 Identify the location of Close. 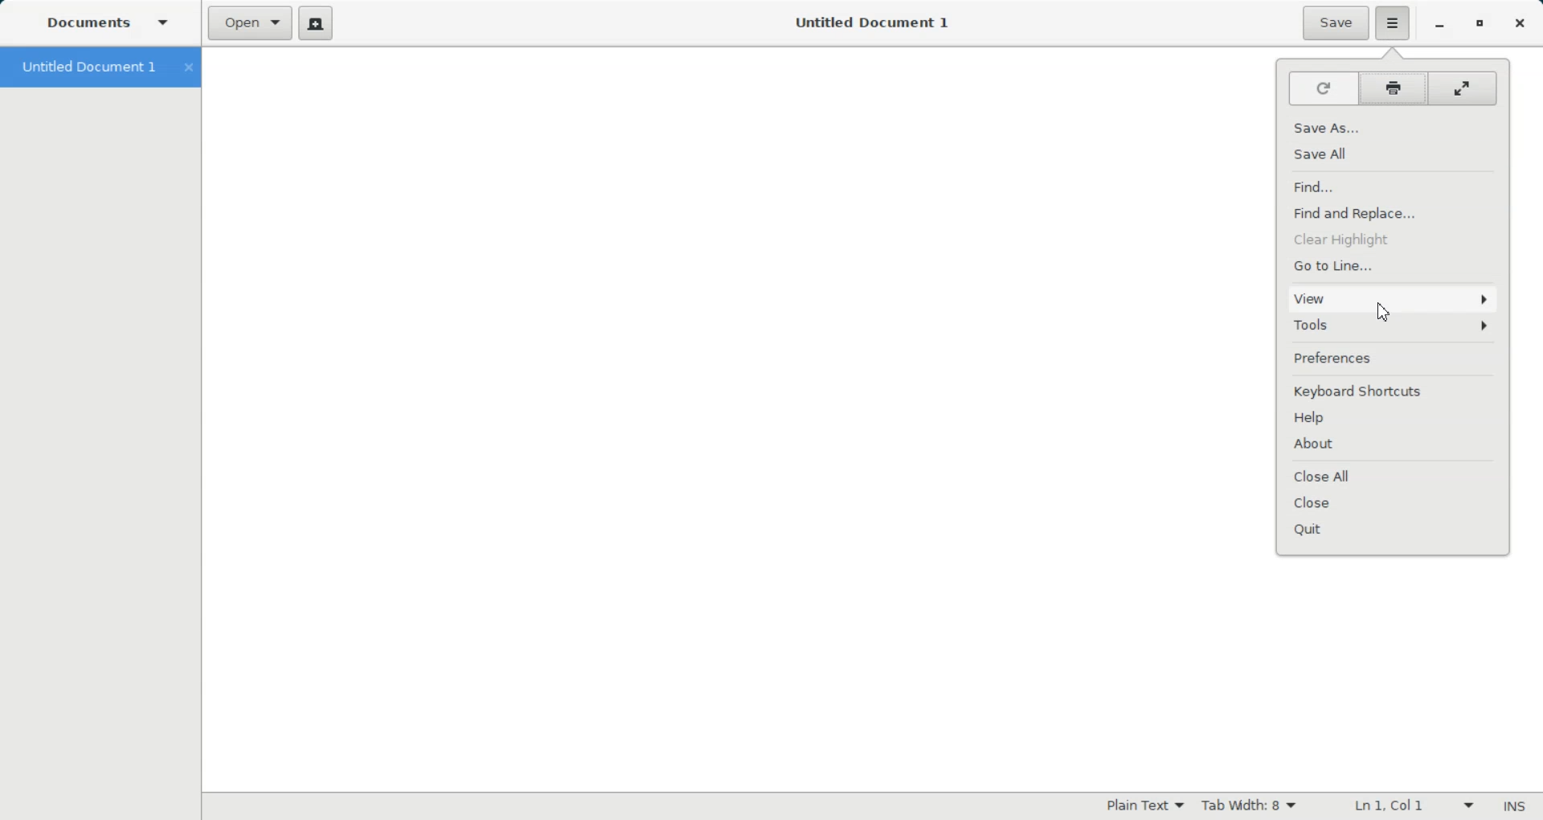
(1519, 24).